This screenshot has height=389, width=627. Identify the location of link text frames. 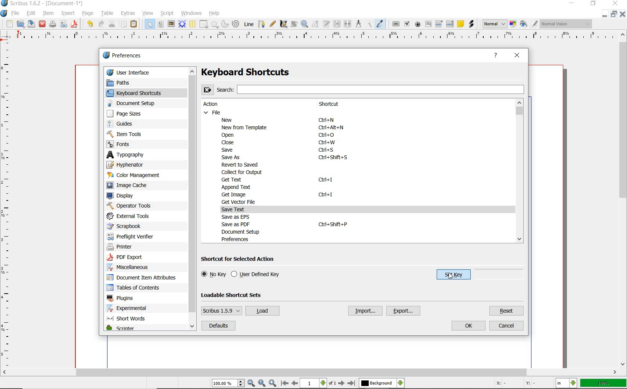
(338, 24).